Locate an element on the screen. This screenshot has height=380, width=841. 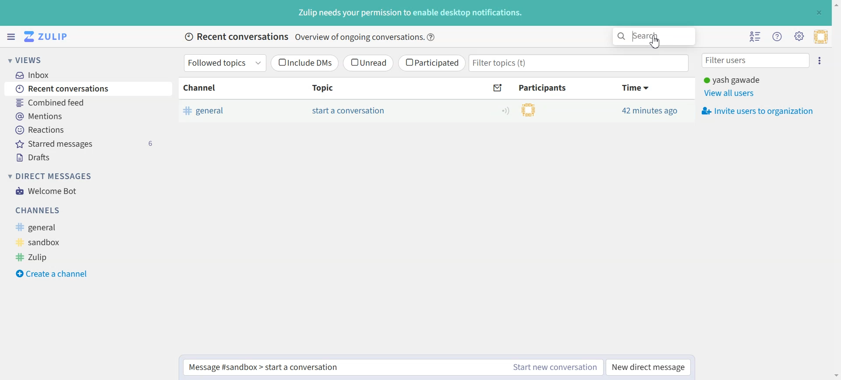
Vertical scroll bar is located at coordinates (836, 190).